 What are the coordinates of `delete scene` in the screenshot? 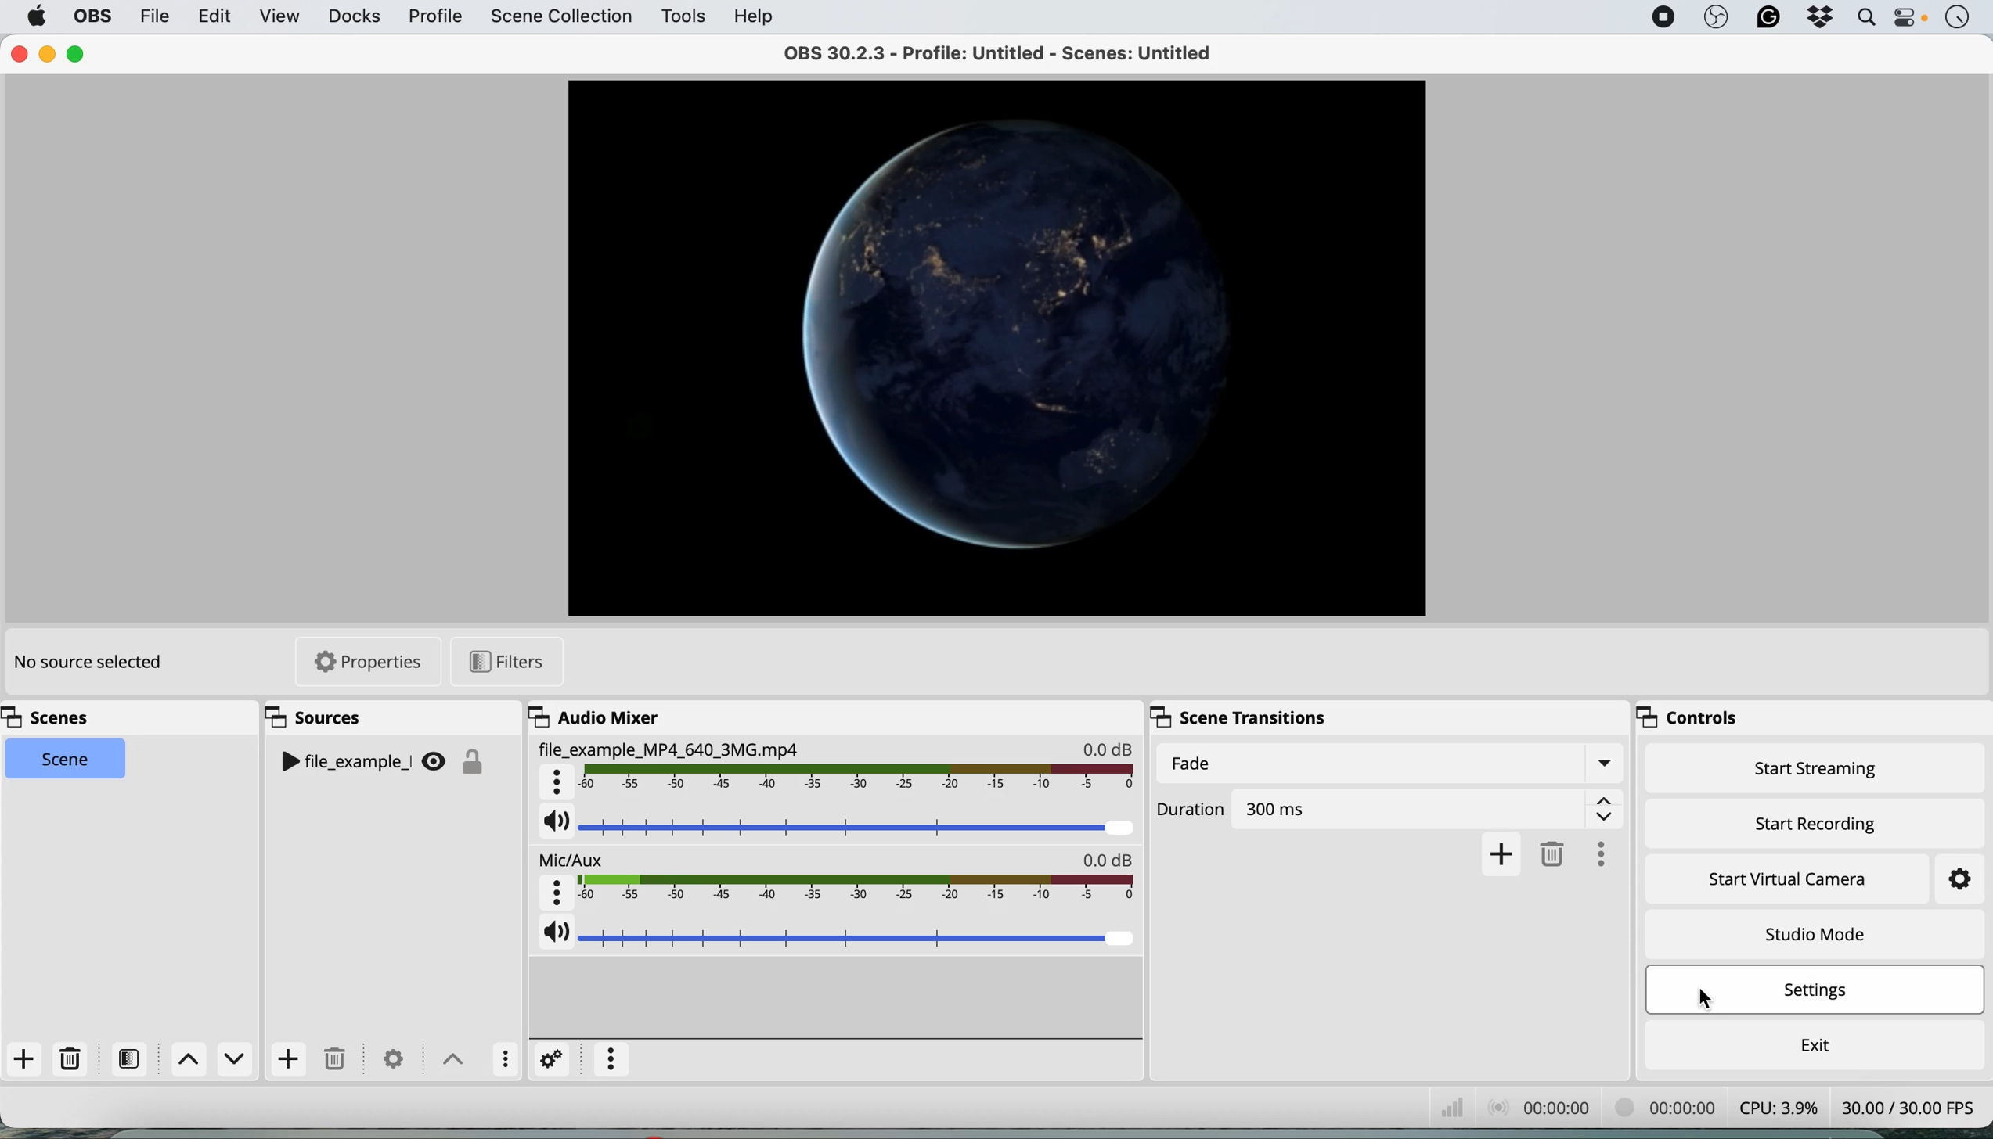 It's located at (71, 1059).